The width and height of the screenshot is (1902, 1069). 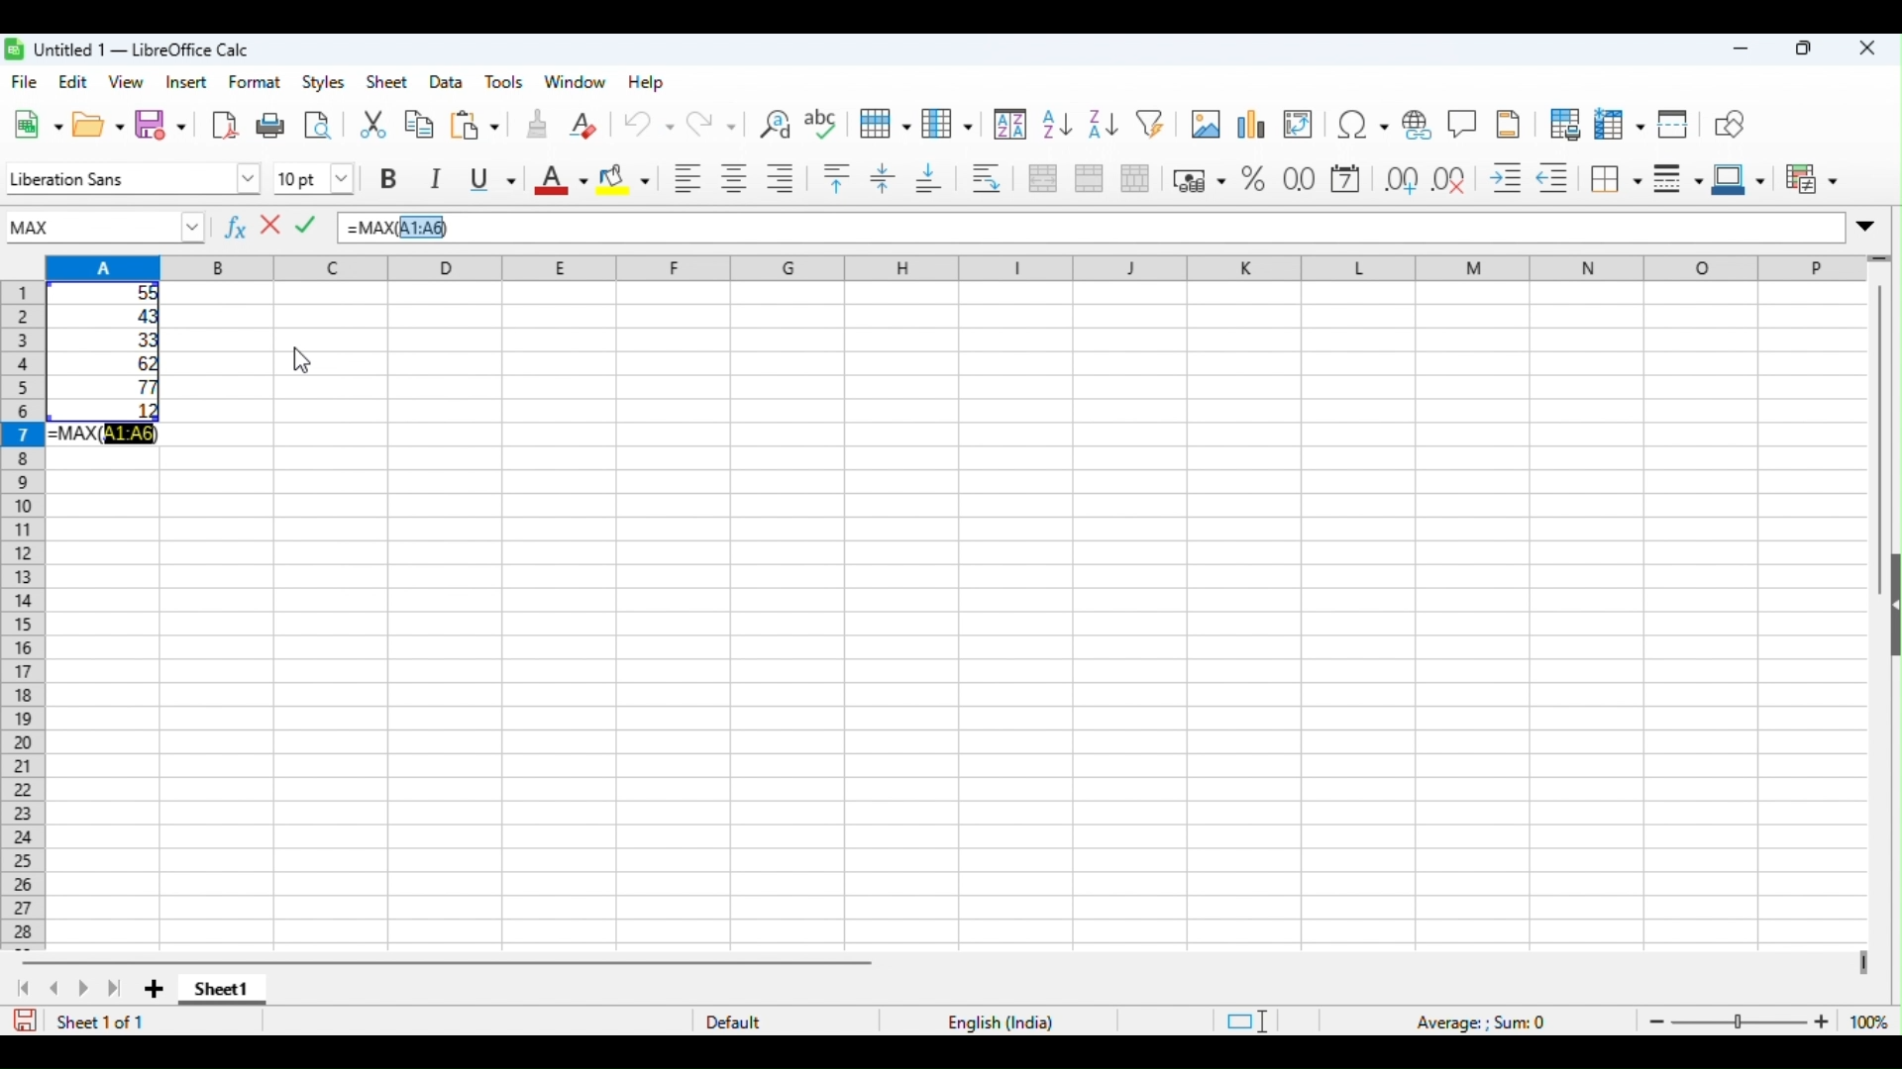 I want to click on style, so click(x=325, y=82).